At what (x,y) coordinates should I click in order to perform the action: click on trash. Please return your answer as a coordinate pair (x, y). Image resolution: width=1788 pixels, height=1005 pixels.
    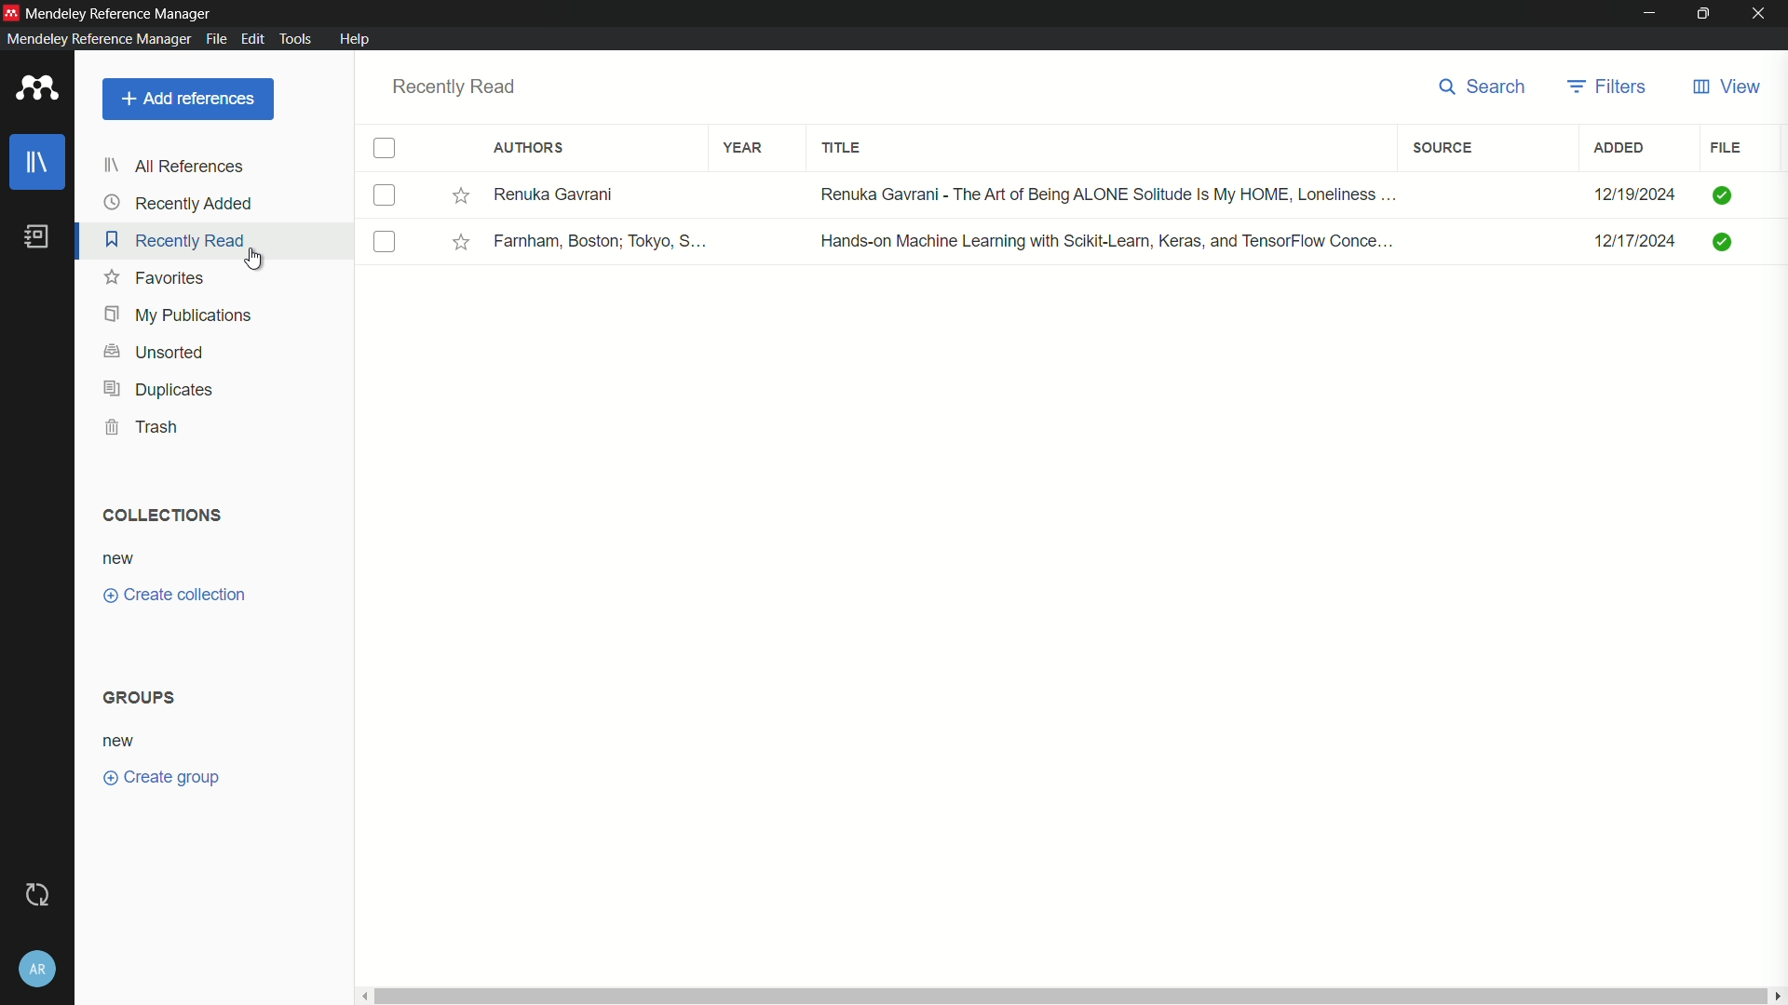
    Looking at the image, I should click on (140, 427).